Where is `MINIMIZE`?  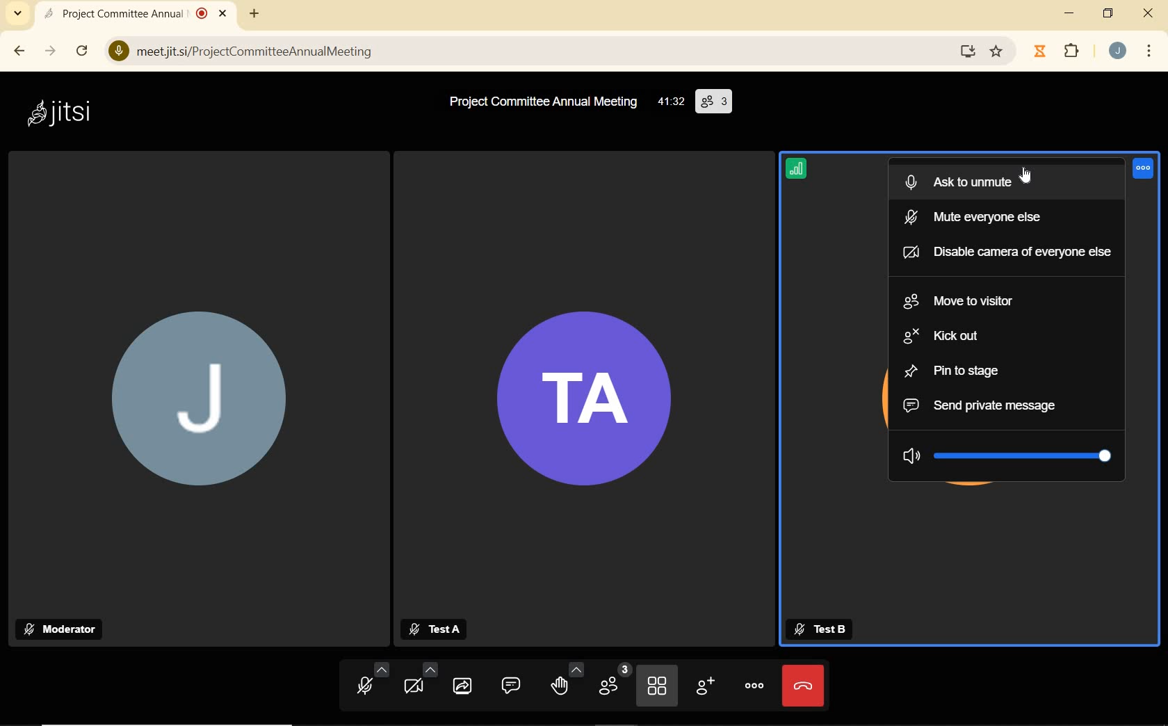
MINIMIZE is located at coordinates (1071, 13).